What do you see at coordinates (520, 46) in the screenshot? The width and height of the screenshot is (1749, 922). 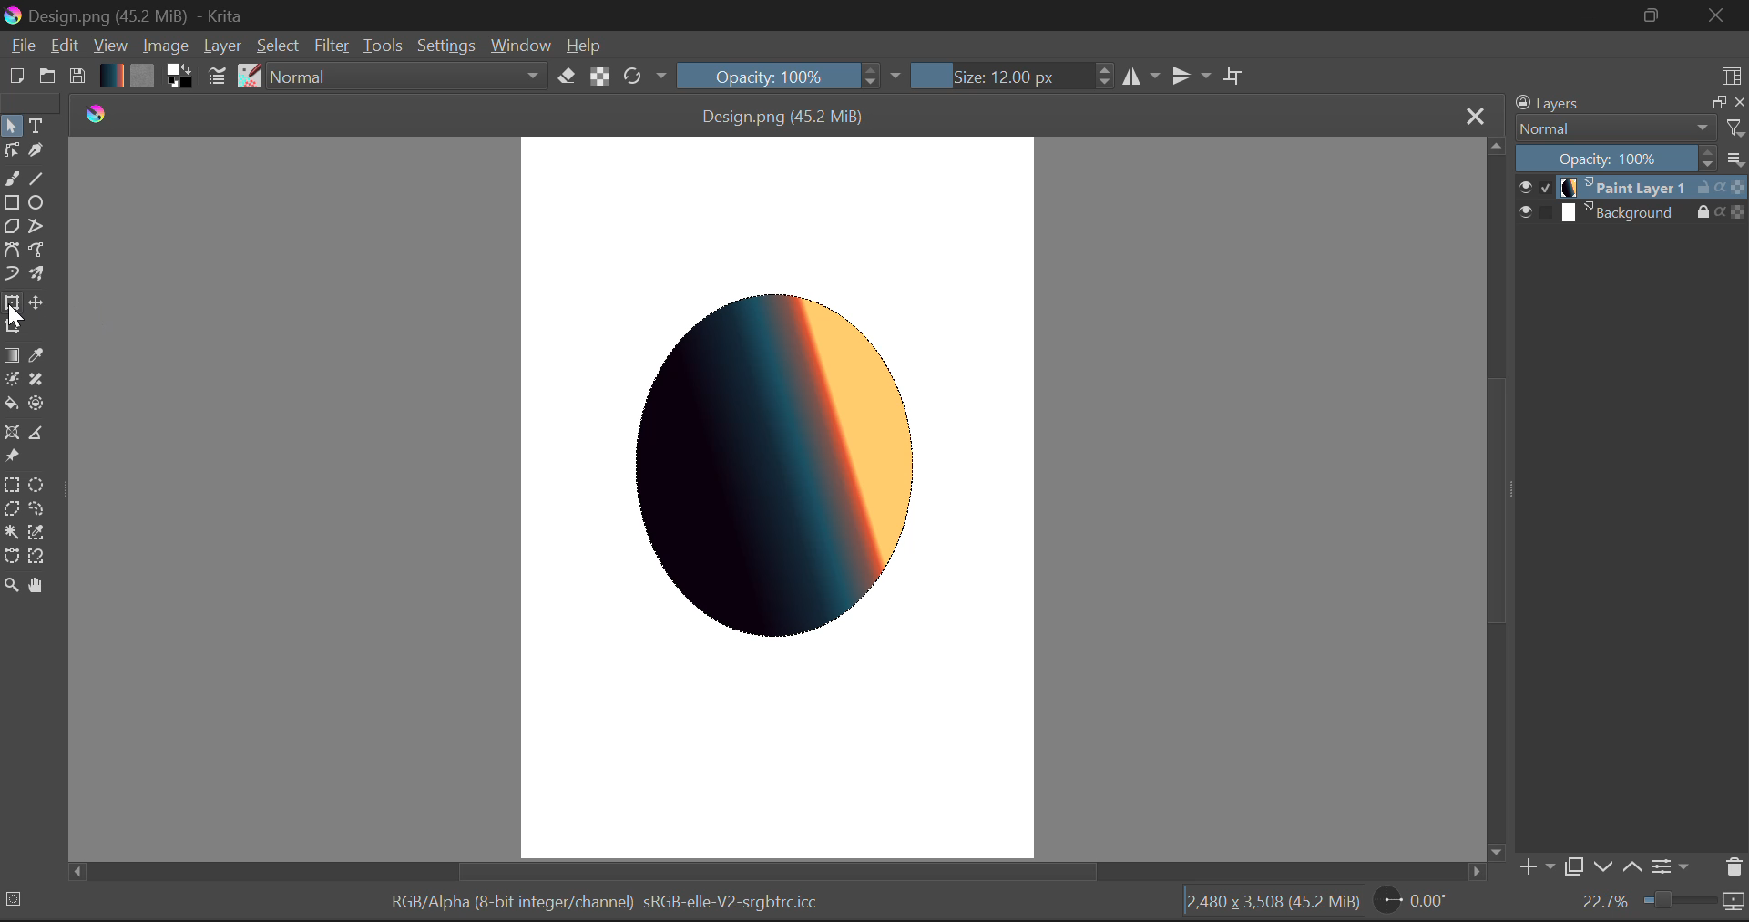 I see `Window` at bounding box center [520, 46].